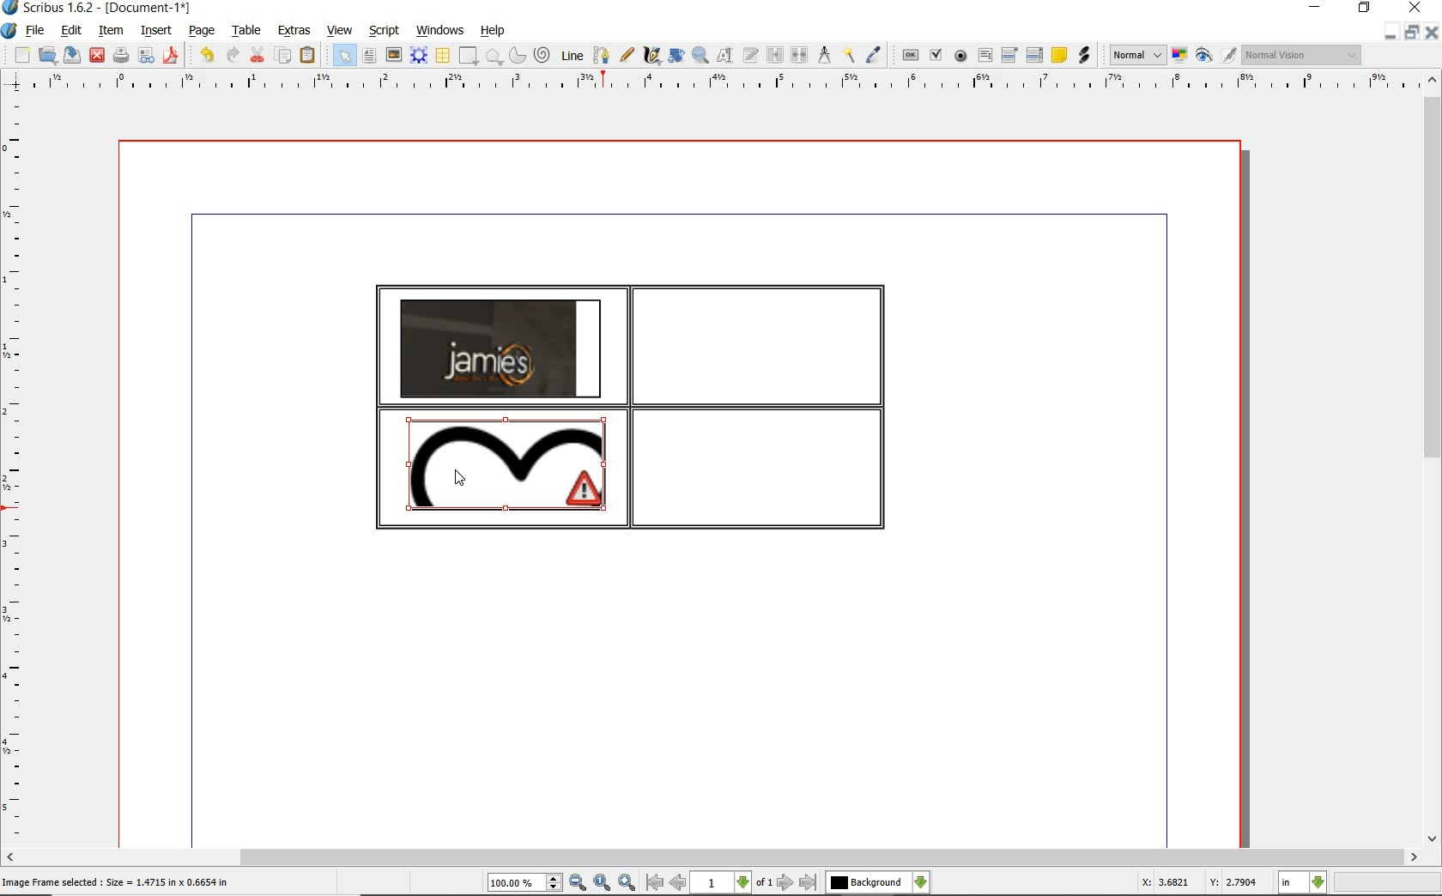  What do you see at coordinates (506, 465) in the screenshot?
I see `image added` at bounding box center [506, 465].